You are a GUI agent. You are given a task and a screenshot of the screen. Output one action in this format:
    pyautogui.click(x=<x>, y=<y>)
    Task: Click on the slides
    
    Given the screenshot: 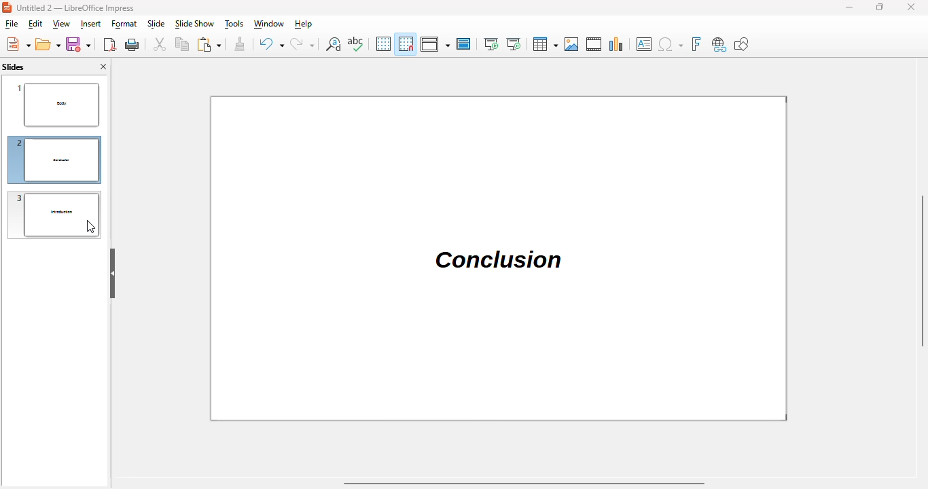 What is the action you would take?
    pyautogui.click(x=13, y=67)
    